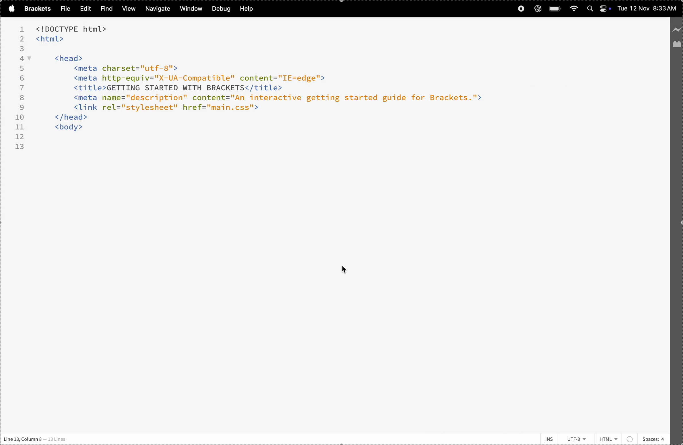  Describe the element at coordinates (573, 8) in the screenshot. I see `wifi` at that location.